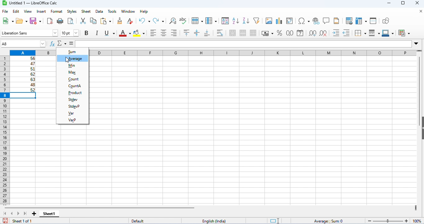 The height and width of the screenshot is (224, 424). What do you see at coordinates (374, 33) in the screenshot?
I see `border style` at bounding box center [374, 33].